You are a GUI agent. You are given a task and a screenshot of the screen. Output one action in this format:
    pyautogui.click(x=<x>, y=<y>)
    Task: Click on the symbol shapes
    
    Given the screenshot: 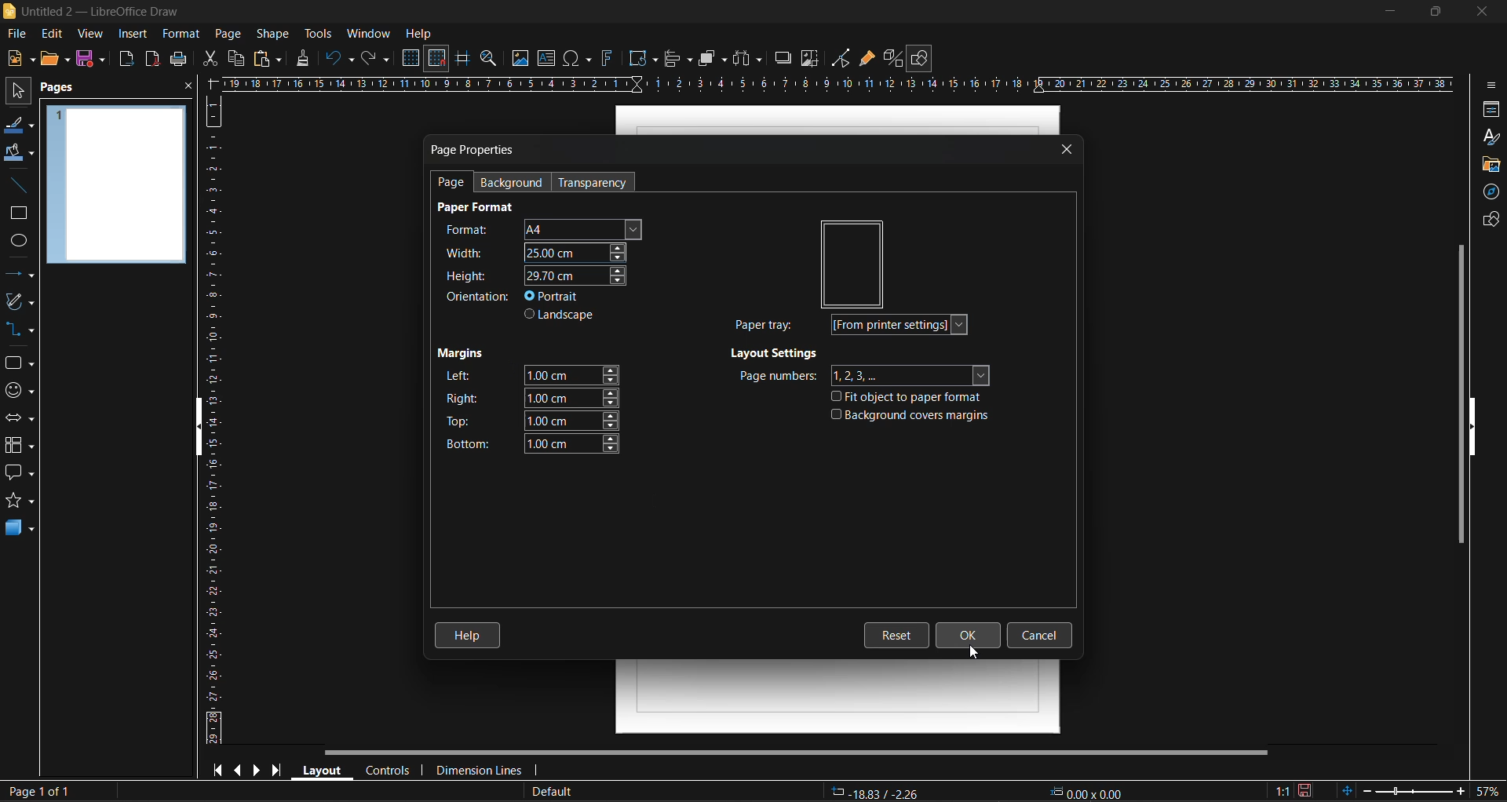 What is the action you would take?
    pyautogui.click(x=22, y=392)
    